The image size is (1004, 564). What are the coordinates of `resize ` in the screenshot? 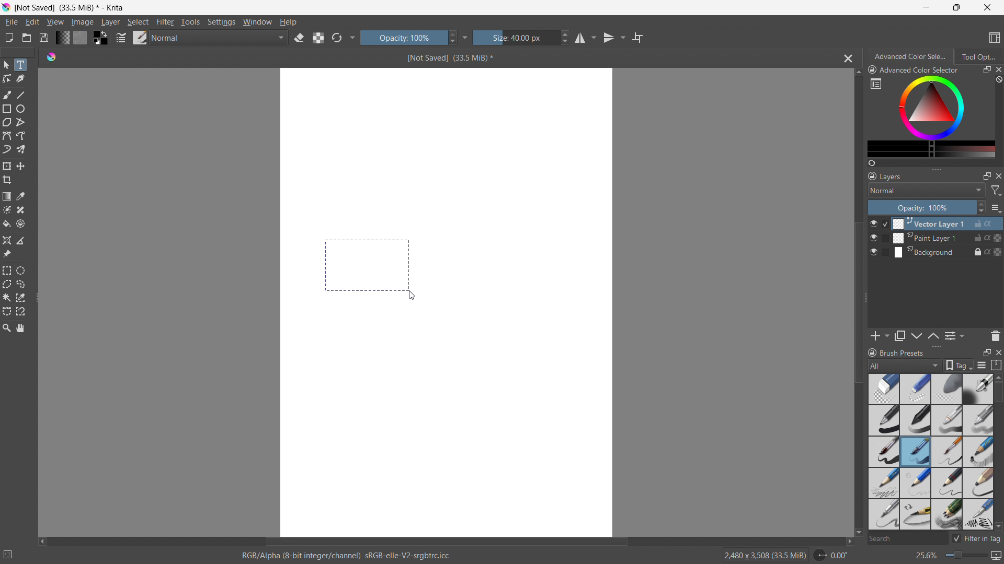 It's located at (935, 347).